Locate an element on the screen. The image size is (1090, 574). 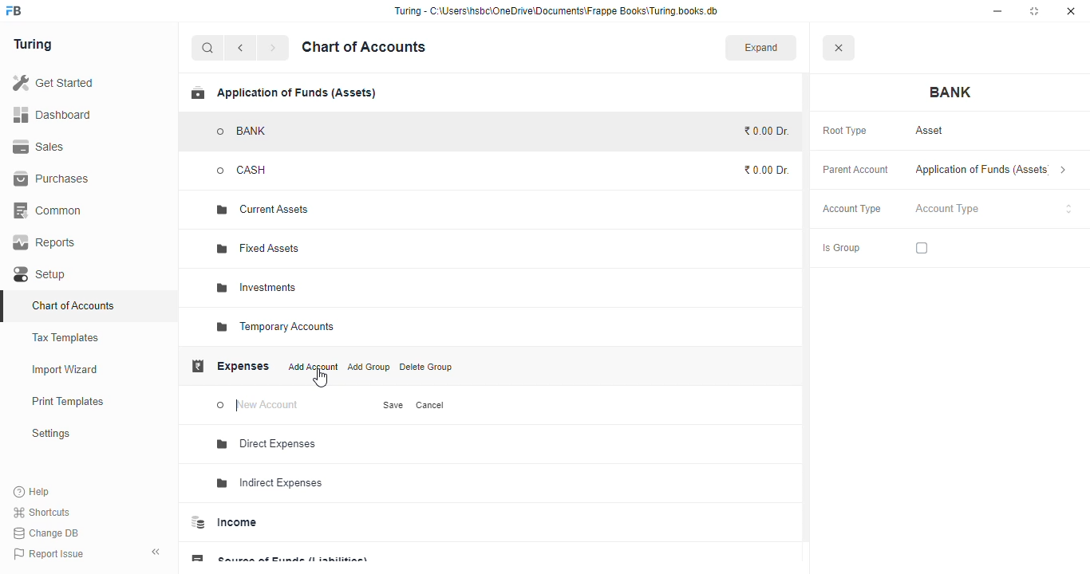
save is located at coordinates (394, 405).